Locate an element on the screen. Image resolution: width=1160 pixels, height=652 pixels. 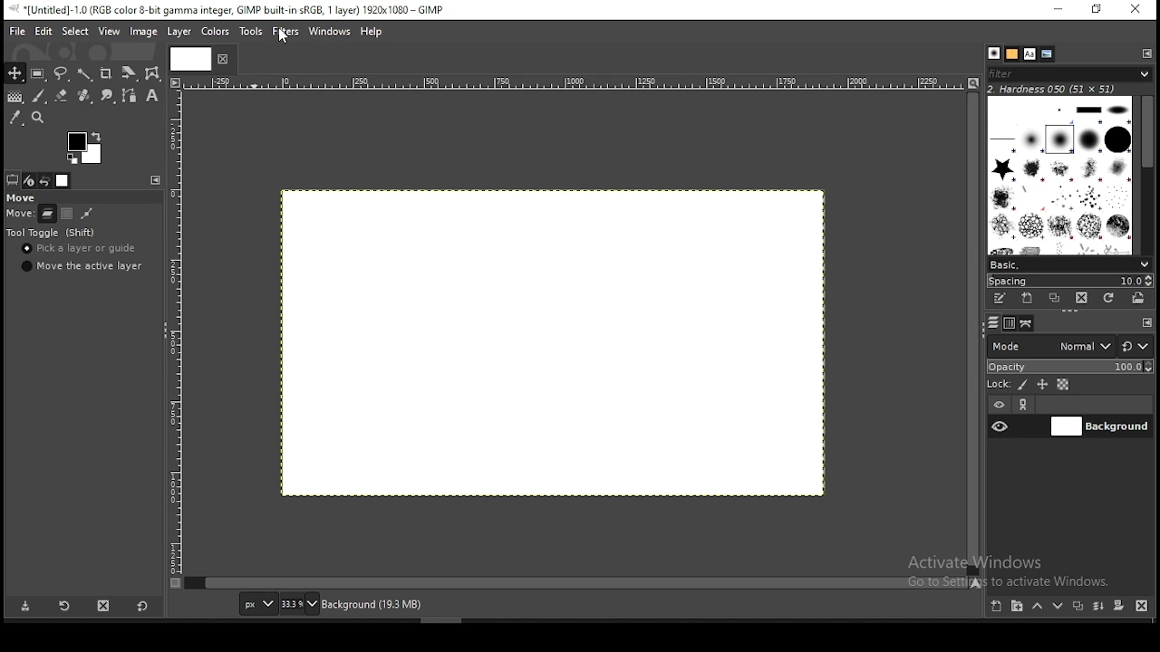
wrap transform is located at coordinates (152, 72).